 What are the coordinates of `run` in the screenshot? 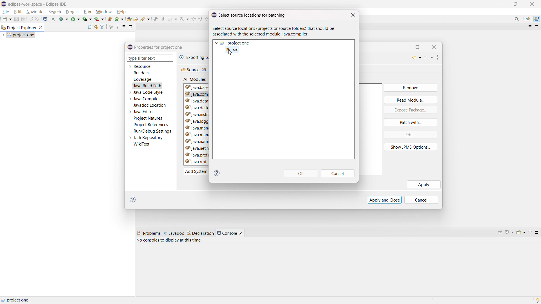 It's located at (88, 12).